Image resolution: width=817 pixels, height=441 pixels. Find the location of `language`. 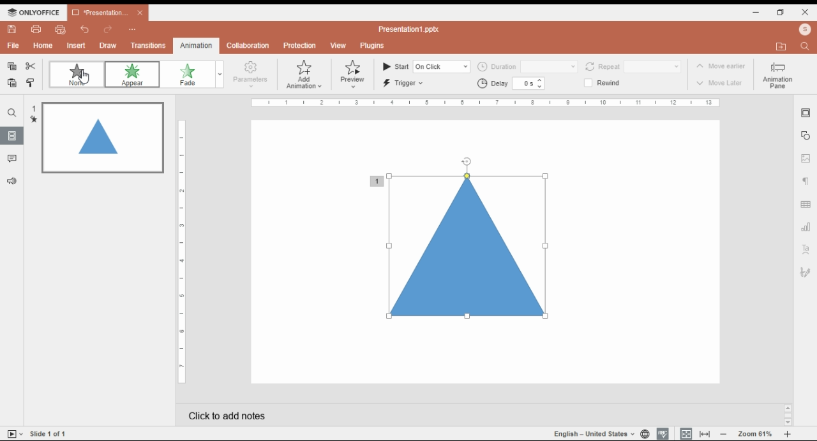

language is located at coordinates (591, 433).